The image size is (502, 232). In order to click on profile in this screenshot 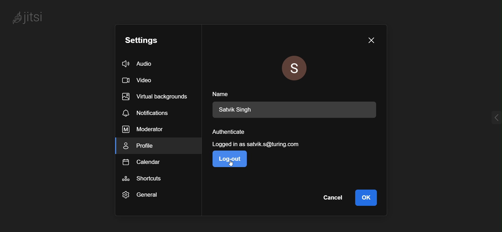, I will do `click(146, 145)`.